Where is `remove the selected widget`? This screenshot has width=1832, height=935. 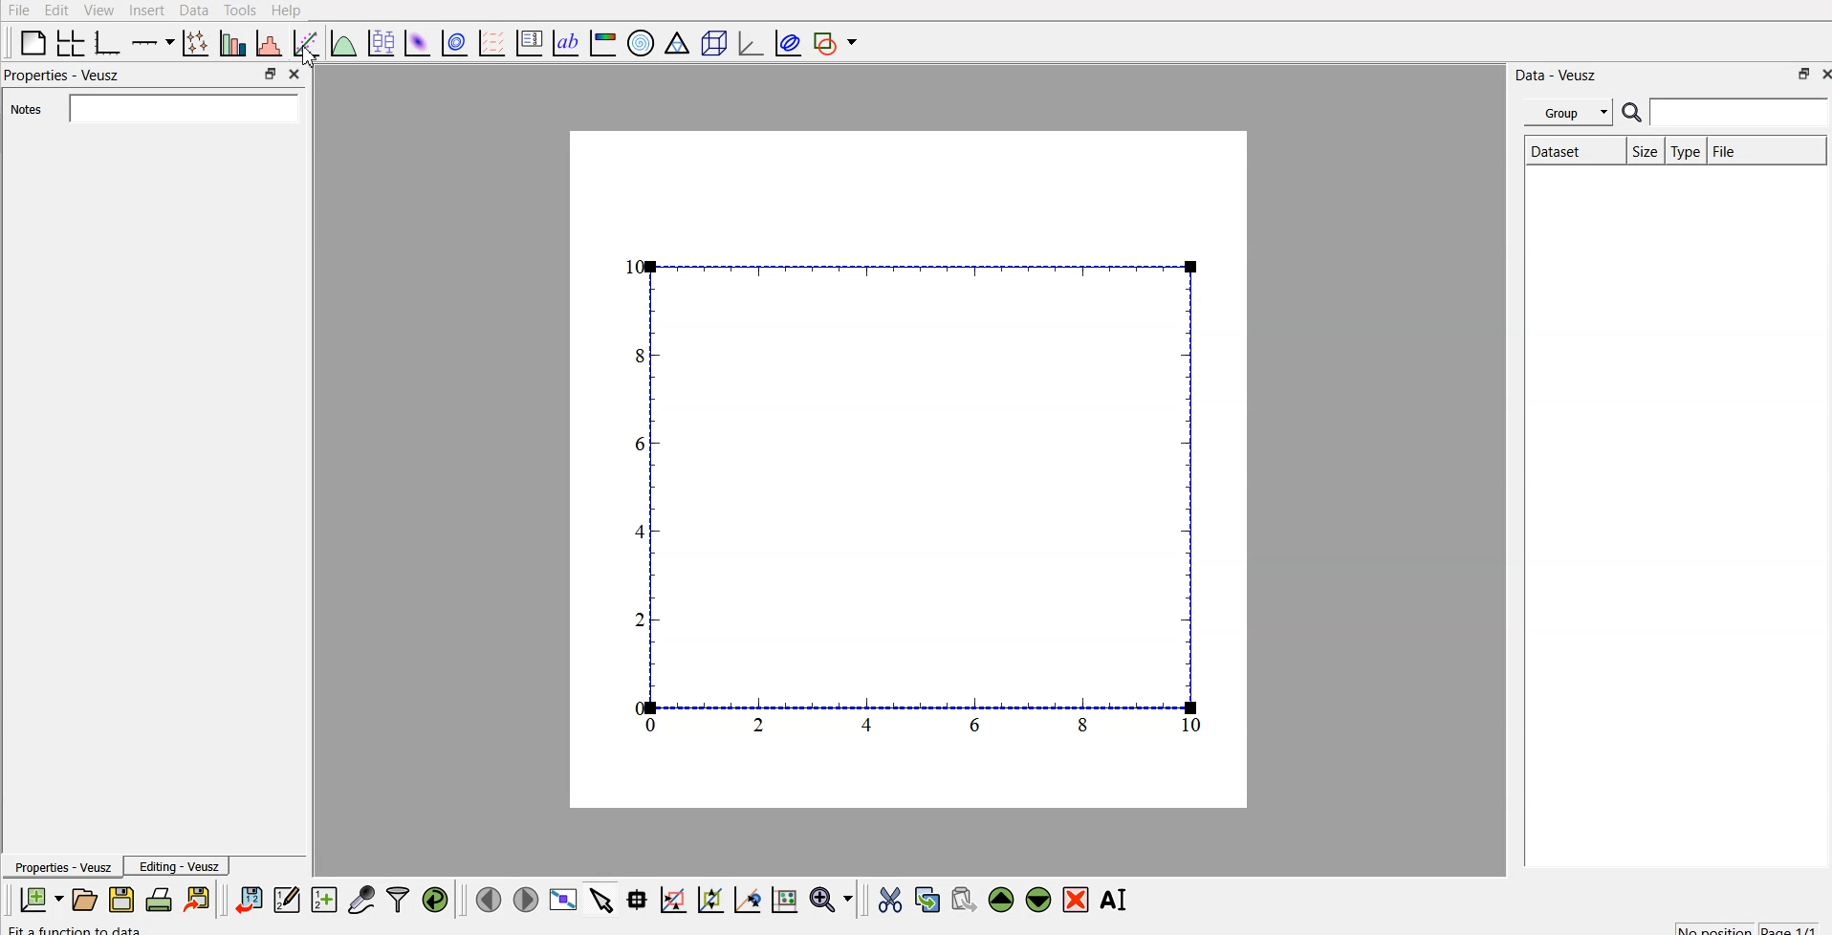
remove the selected widget is located at coordinates (1077, 901).